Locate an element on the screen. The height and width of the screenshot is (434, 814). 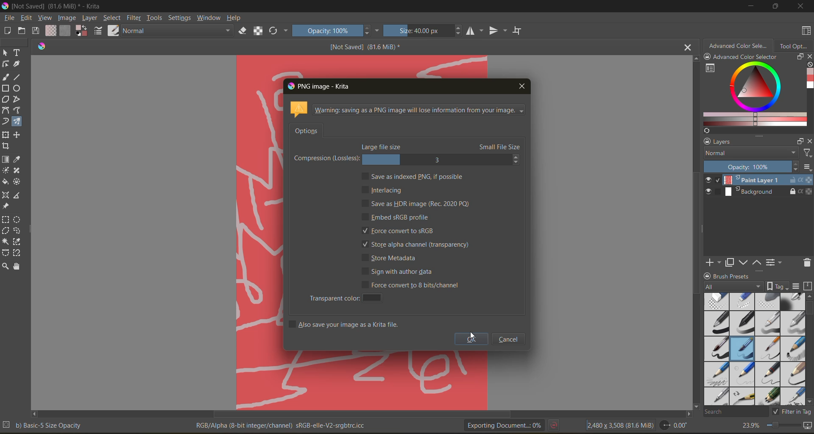
small file size is located at coordinates (502, 147).